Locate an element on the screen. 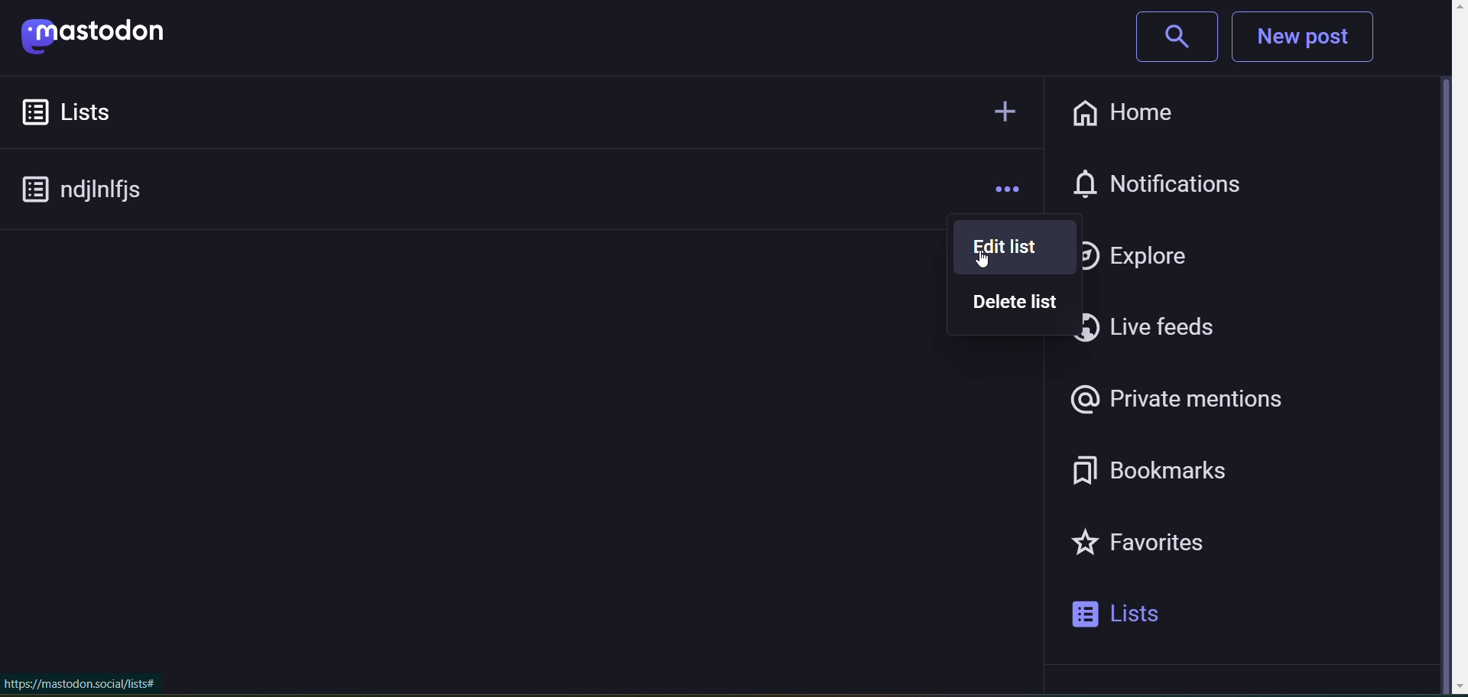 The height and width of the screenshot is (697, 1468). bookmarks is located at coordinates (1171, 471).